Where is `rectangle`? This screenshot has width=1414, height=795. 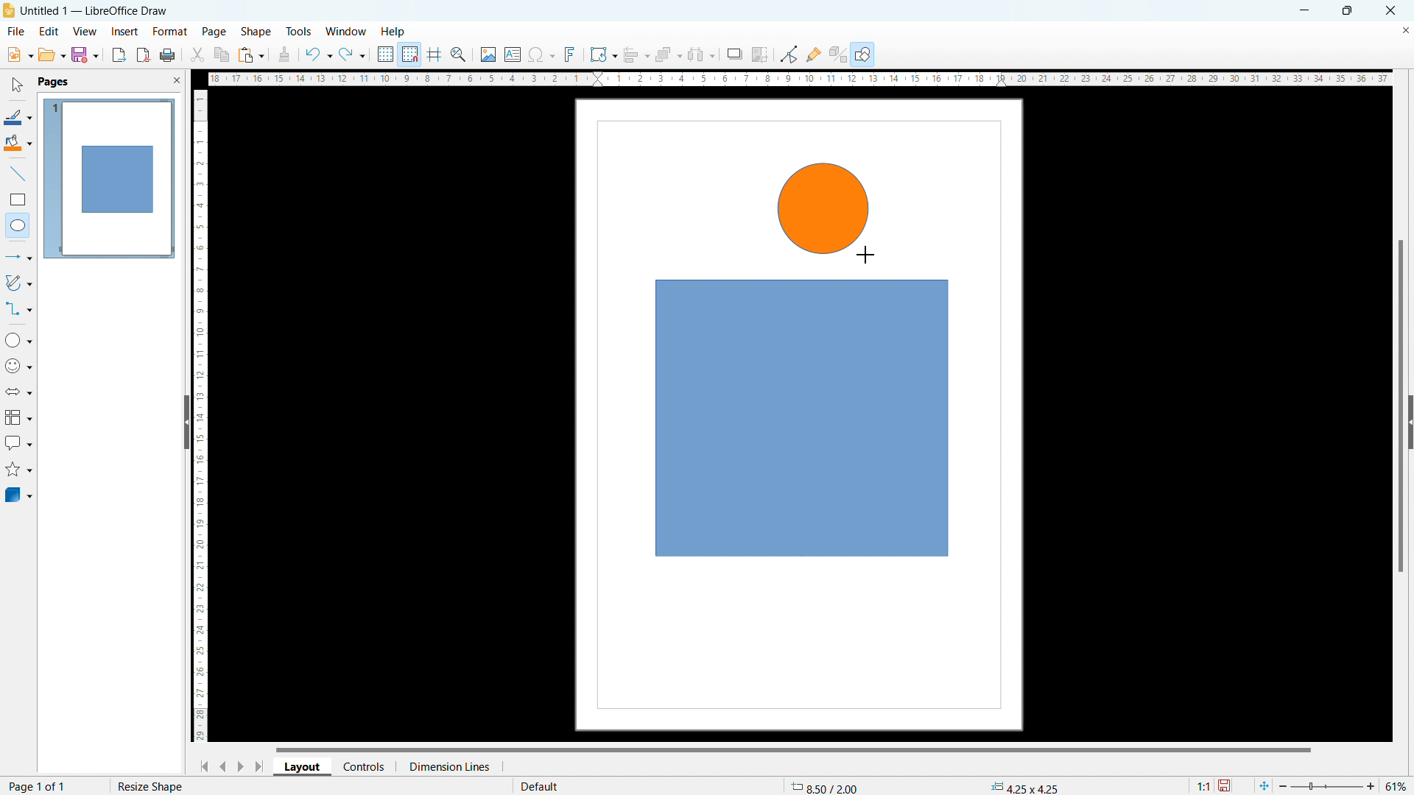
rectangle is located at coordinates (18, 199).